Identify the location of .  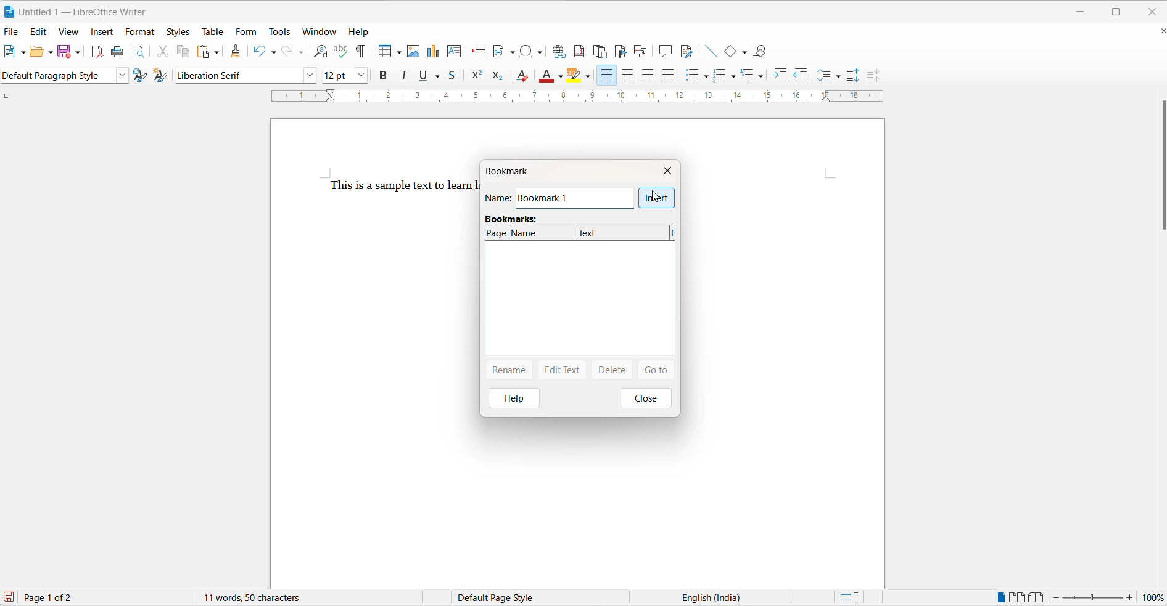
(511, 370).